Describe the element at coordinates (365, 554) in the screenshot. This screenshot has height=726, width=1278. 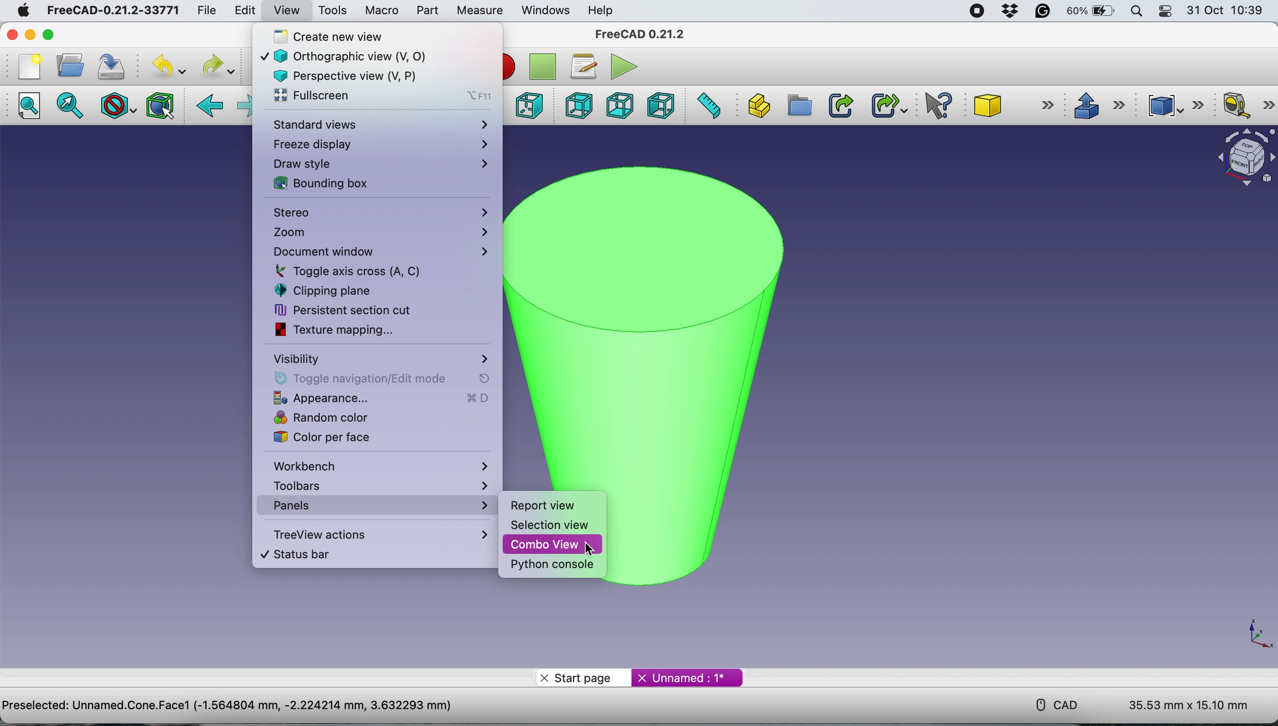
I see `status bar ` at that location.